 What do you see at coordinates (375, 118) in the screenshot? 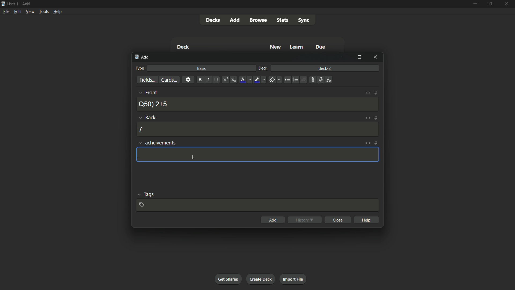
I see `toggle sticky` at bounding box center [375, 118].